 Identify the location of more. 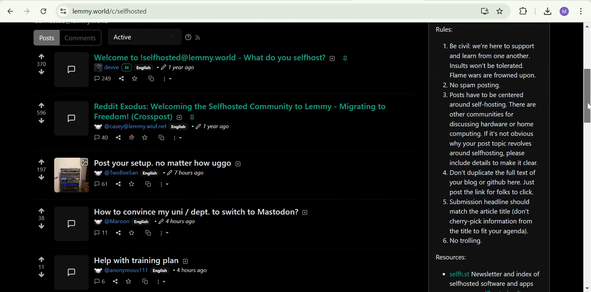
(169, 78).